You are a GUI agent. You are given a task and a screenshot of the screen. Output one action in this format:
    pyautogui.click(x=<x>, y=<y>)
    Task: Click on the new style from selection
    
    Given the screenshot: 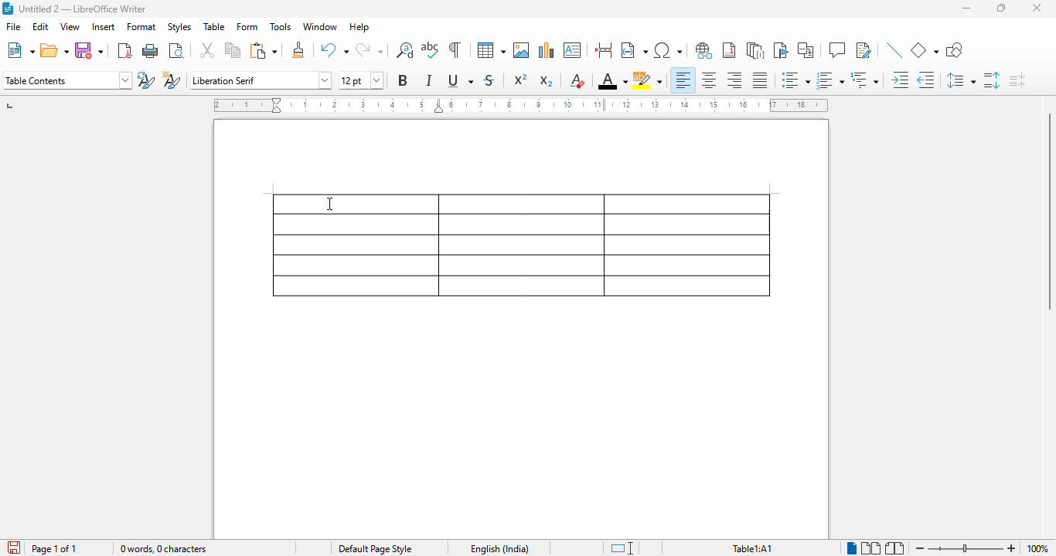 What is the action you would take?
    pyautogui.click(x=172, y=80)
    